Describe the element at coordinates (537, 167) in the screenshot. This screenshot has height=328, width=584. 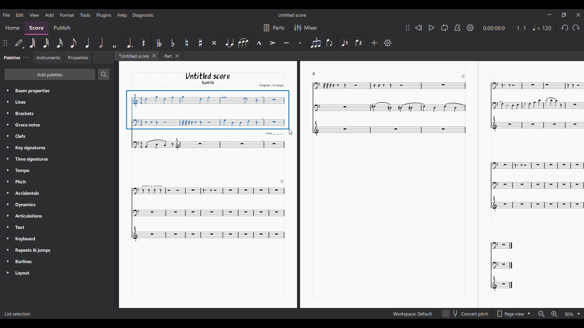
I see `` at that location.